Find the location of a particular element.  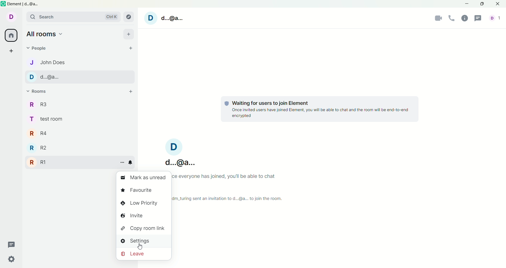

r r4 is located at coordinates (41, 134).